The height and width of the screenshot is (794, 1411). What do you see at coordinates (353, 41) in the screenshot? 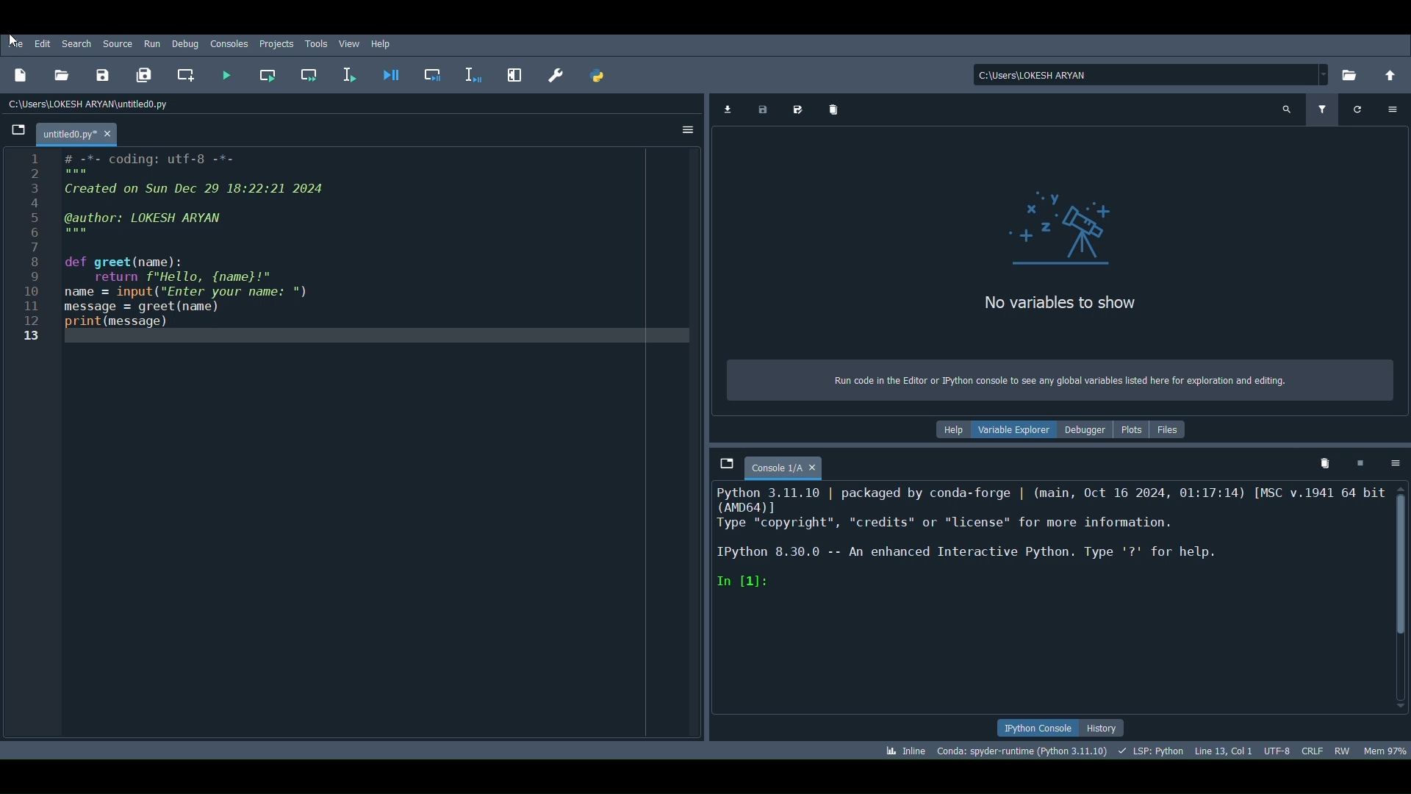
I see `View` at bounding box center [353, 41].